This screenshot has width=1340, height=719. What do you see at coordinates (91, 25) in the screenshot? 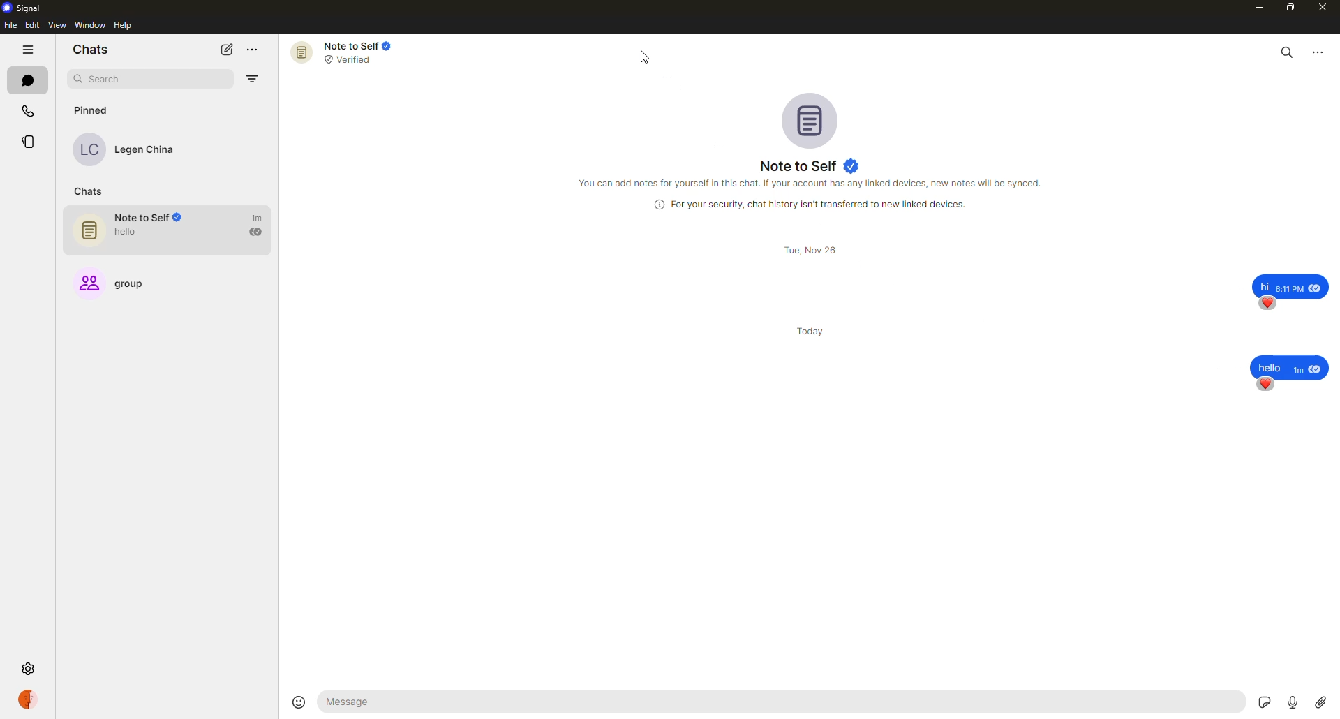
I see `window` at bounding box center [91, 25].